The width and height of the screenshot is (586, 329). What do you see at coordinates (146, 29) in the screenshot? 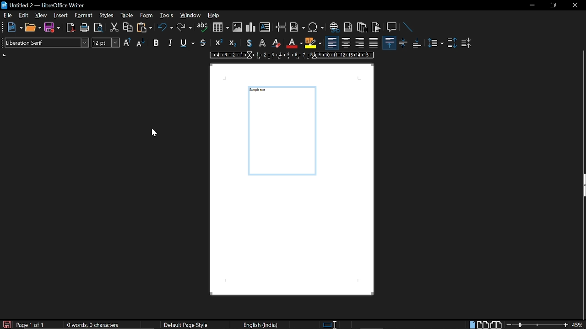
I see `paste` at bounding box center [146, 29].